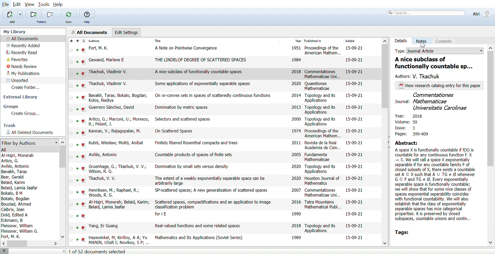 This screenshot has height=254, width=495. What do you see at coordinates (355, 202) in the screenshot?
I see `15-09-21` at bounding box center [355, 202].